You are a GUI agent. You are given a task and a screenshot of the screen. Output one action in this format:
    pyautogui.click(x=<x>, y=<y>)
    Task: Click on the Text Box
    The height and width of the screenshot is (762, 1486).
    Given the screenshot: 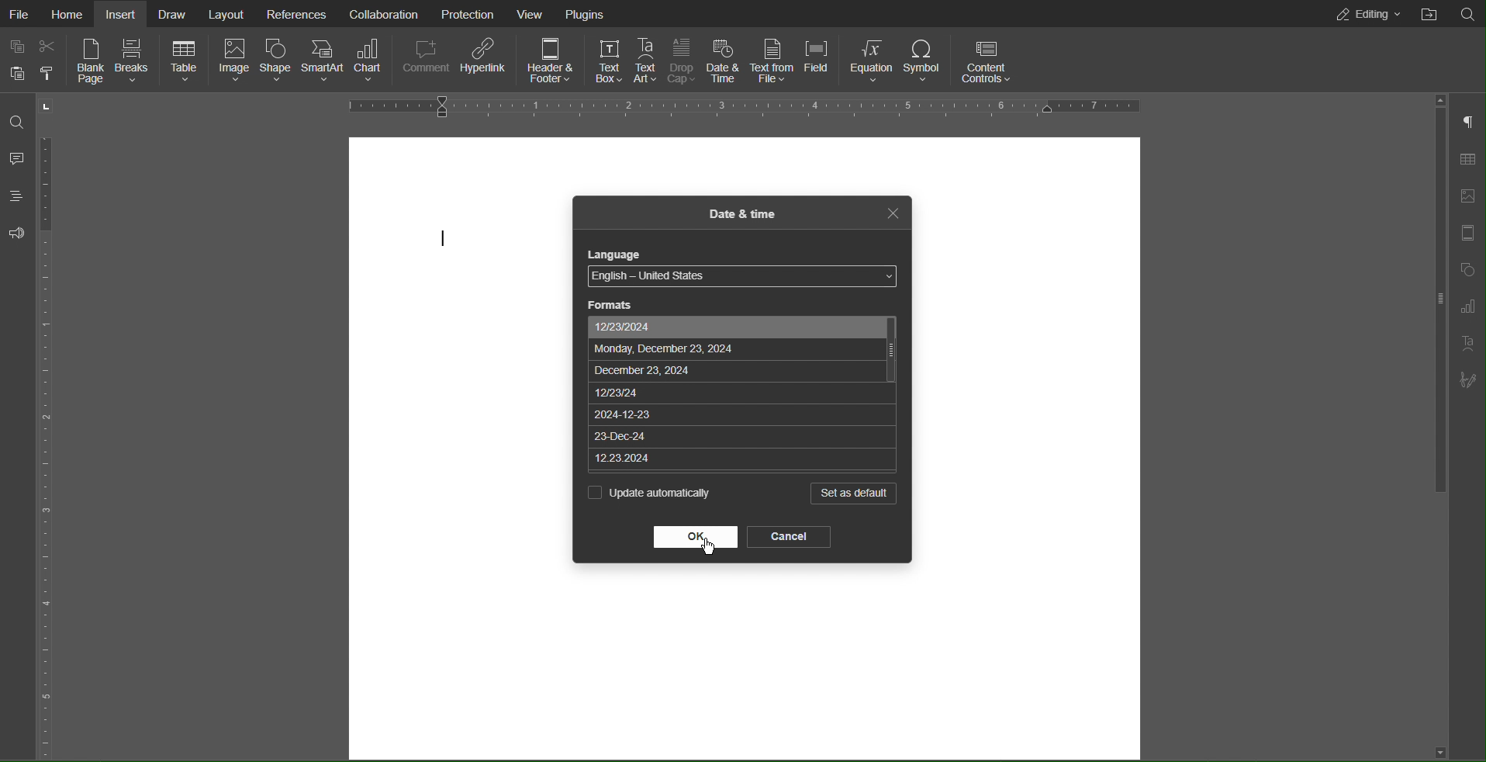 What is the action you would take?
    pyautogui.click(x=606, y=58)
    